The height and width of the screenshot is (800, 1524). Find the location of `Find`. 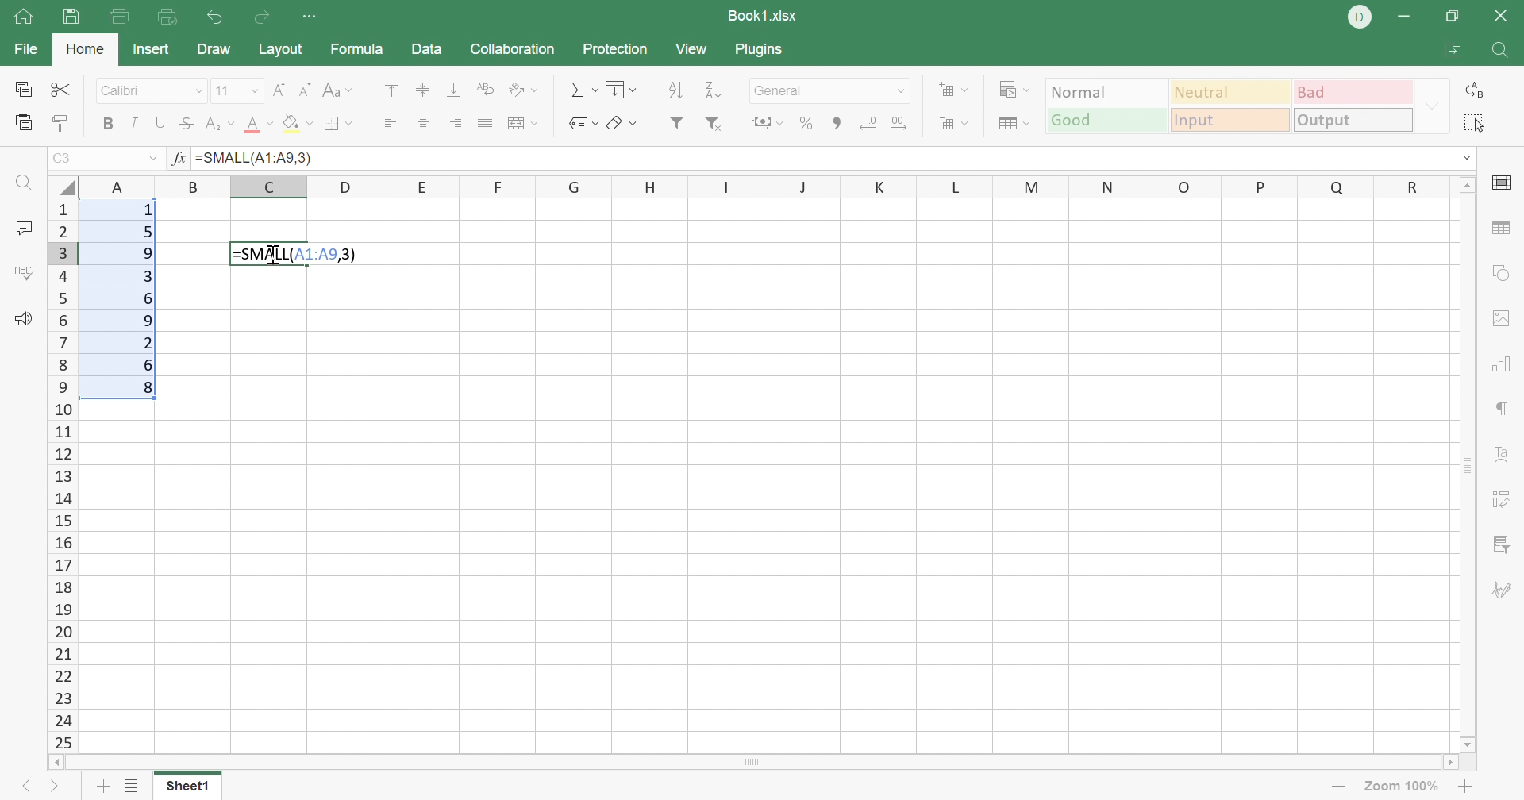

Find is located at coordinates (26, 183).